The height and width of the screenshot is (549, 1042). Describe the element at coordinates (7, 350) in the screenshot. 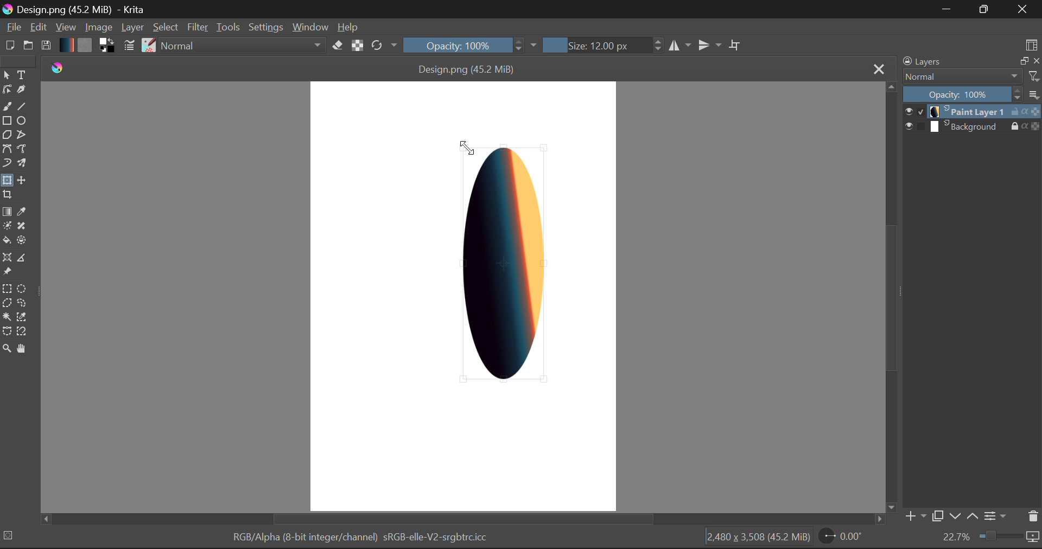

I see `Zoom` at that location.